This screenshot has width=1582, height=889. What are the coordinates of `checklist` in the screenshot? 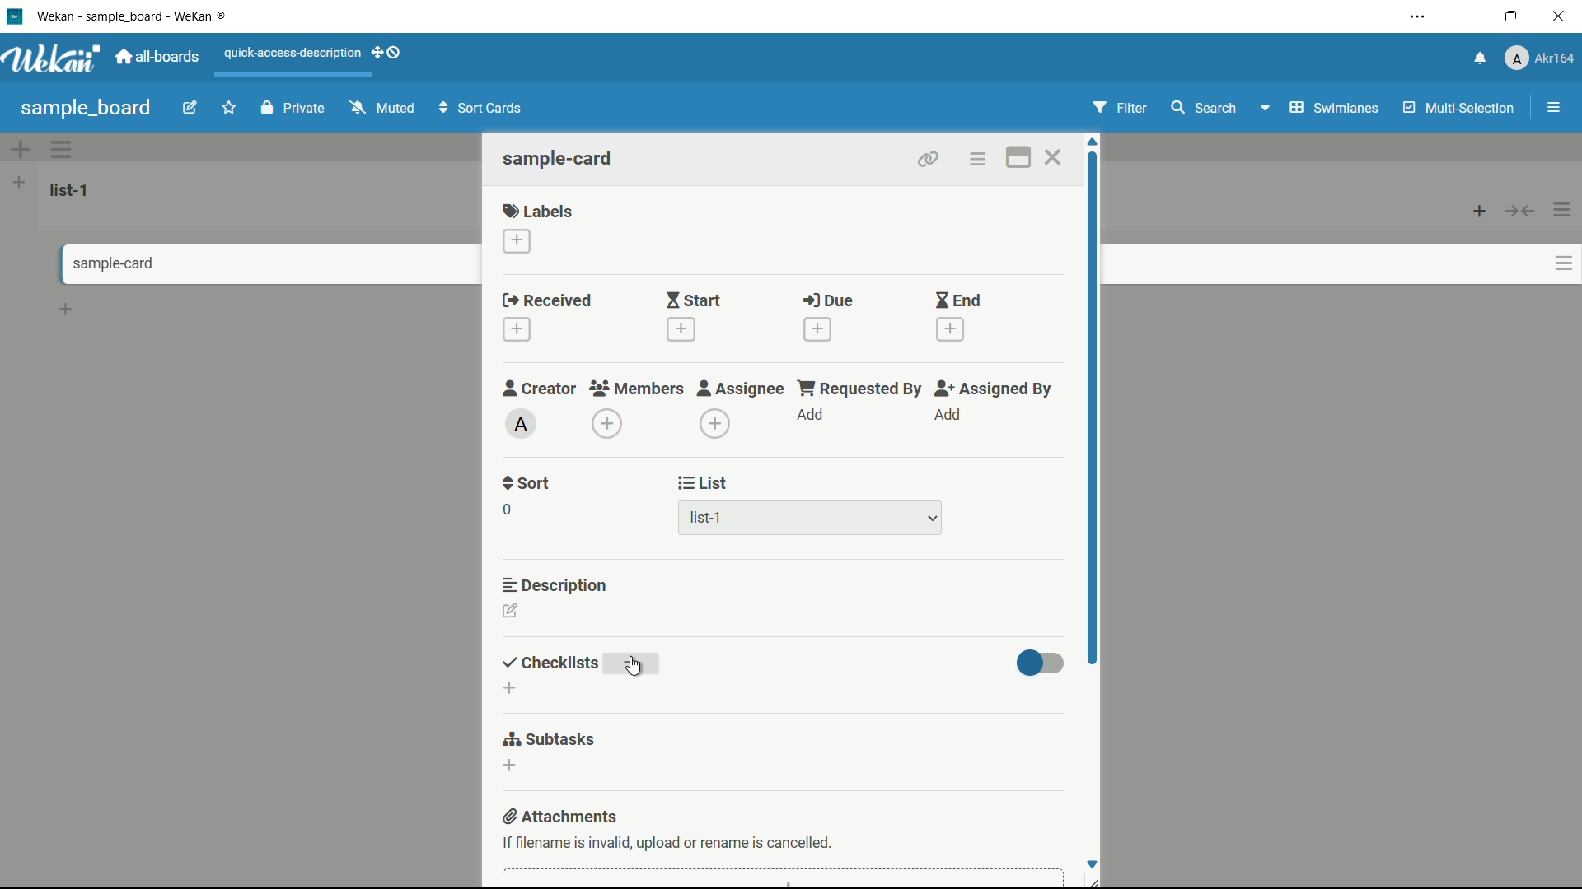 It's located at (548, 663).